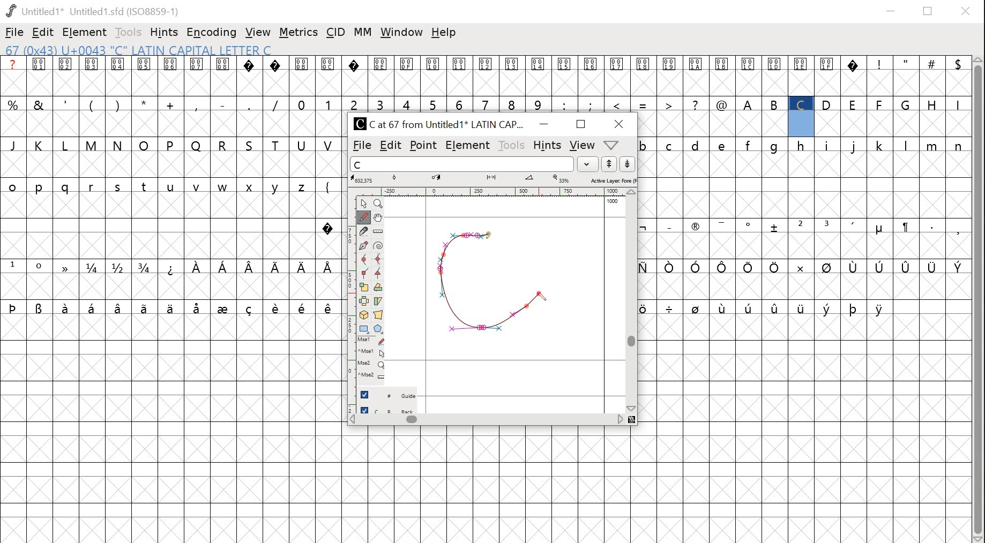  What do you see at coordinates (546, 145) in the screenshot?
I see `hints` at bounding box center [546, 145].